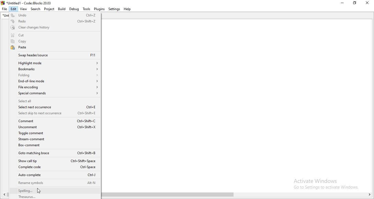 The height and width of the screenshot is (199, 374). What do you see at coordinates (55, 15) in the screenshot?
I see `Undo` at bounding box center [55, 15].